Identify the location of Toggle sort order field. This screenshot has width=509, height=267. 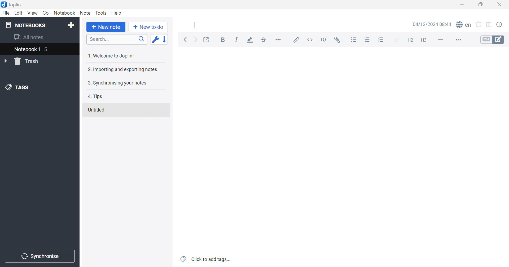
(155, 39).